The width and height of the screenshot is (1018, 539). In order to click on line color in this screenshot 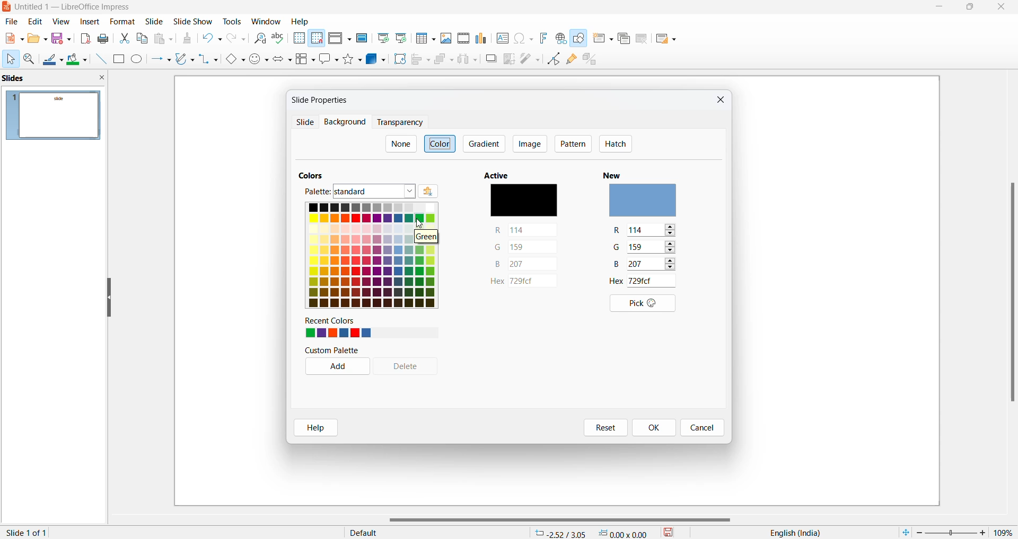, I will do `click(53, 60)`.